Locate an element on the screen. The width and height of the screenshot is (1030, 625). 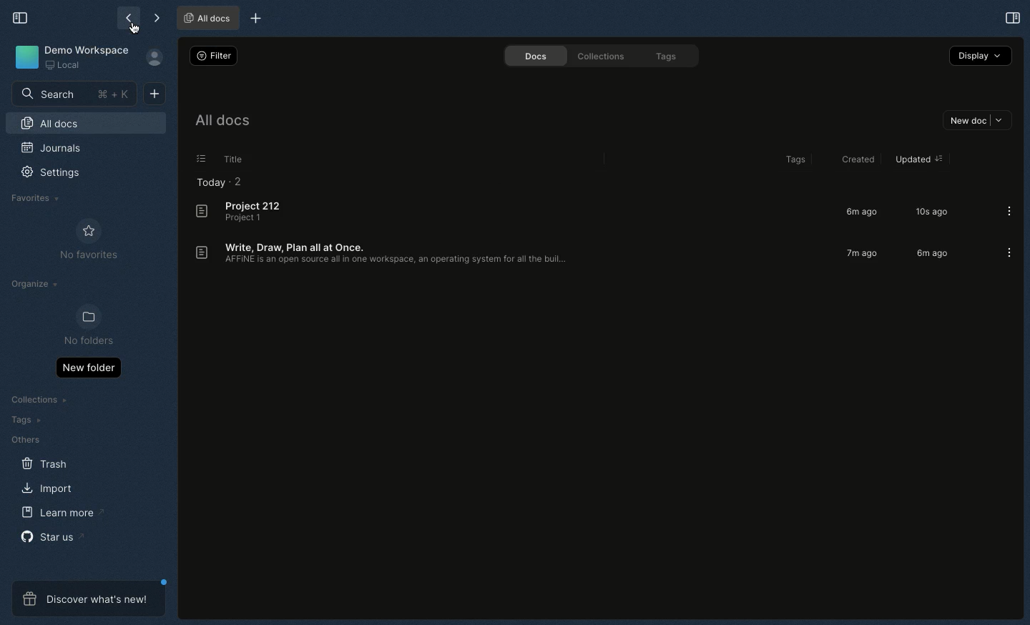
Organize is located at coordinates (37, 283).